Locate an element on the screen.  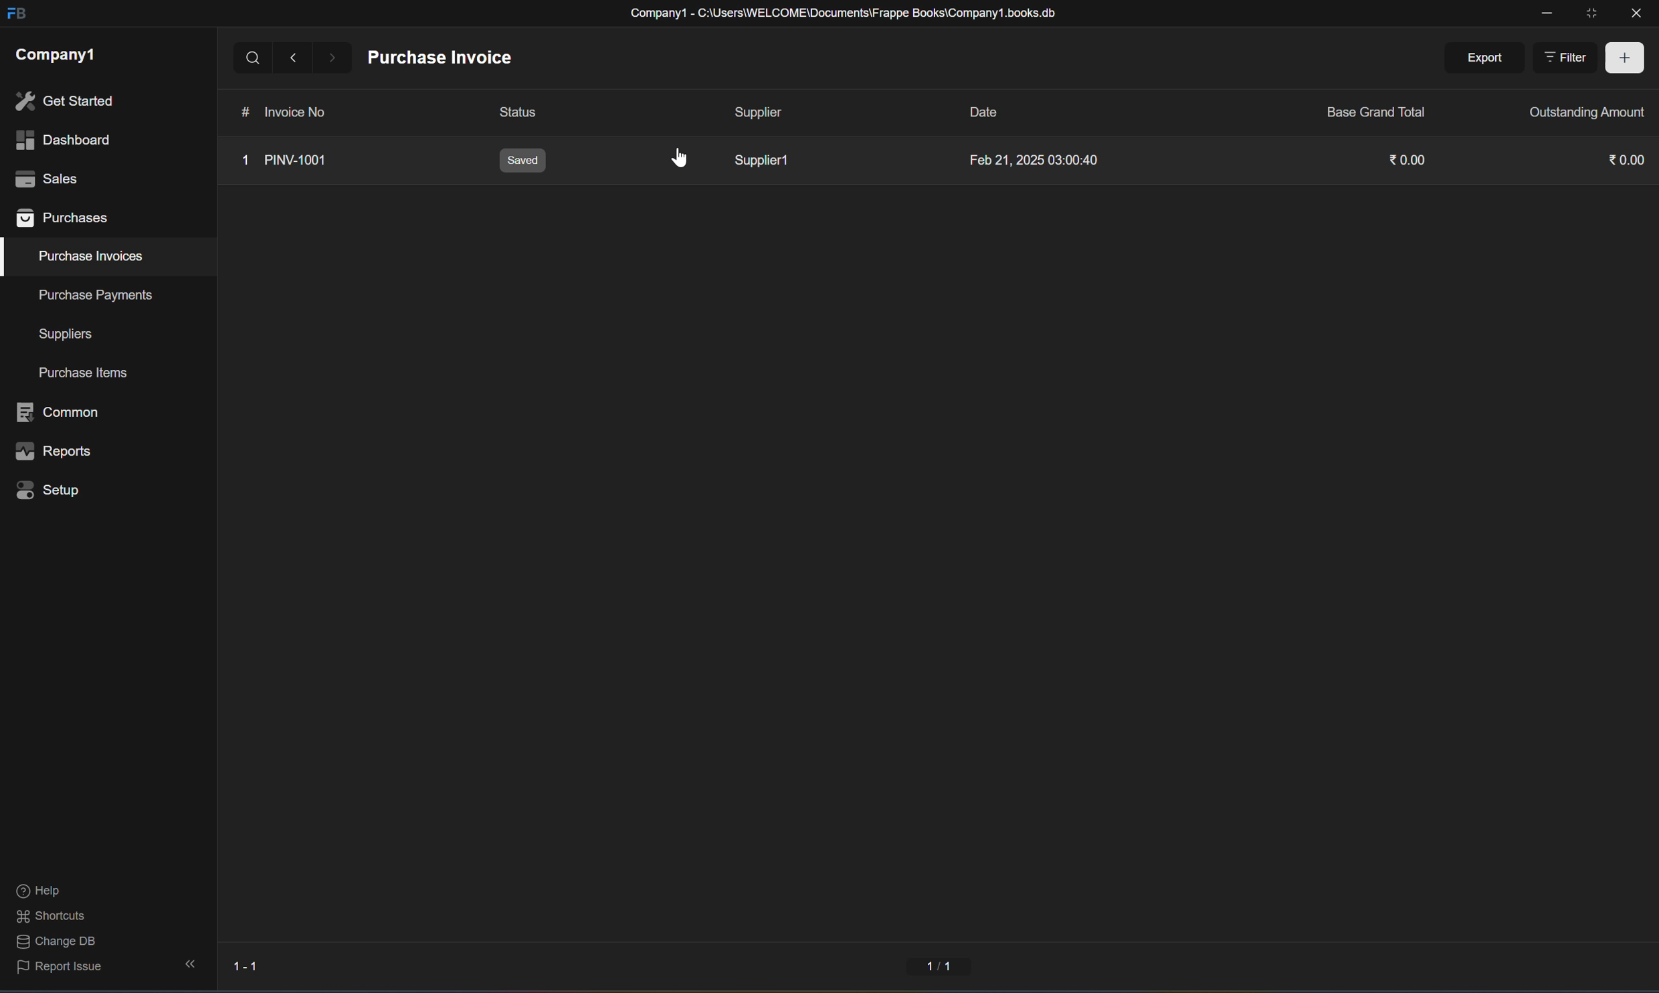
 is located at coordinates (987, 112).